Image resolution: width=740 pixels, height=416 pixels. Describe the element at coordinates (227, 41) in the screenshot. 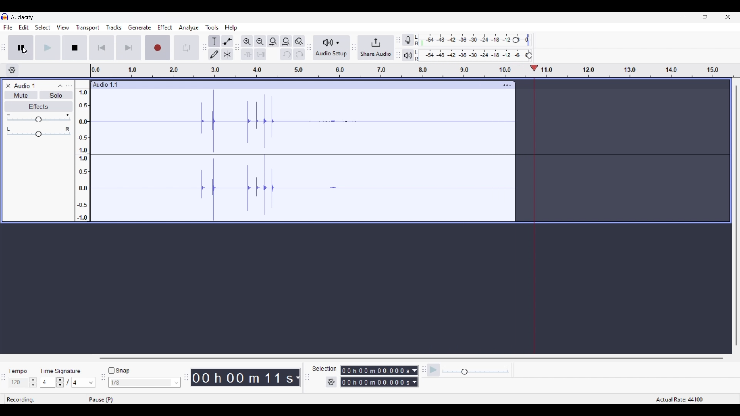

I see `Envelop tool` at that location.